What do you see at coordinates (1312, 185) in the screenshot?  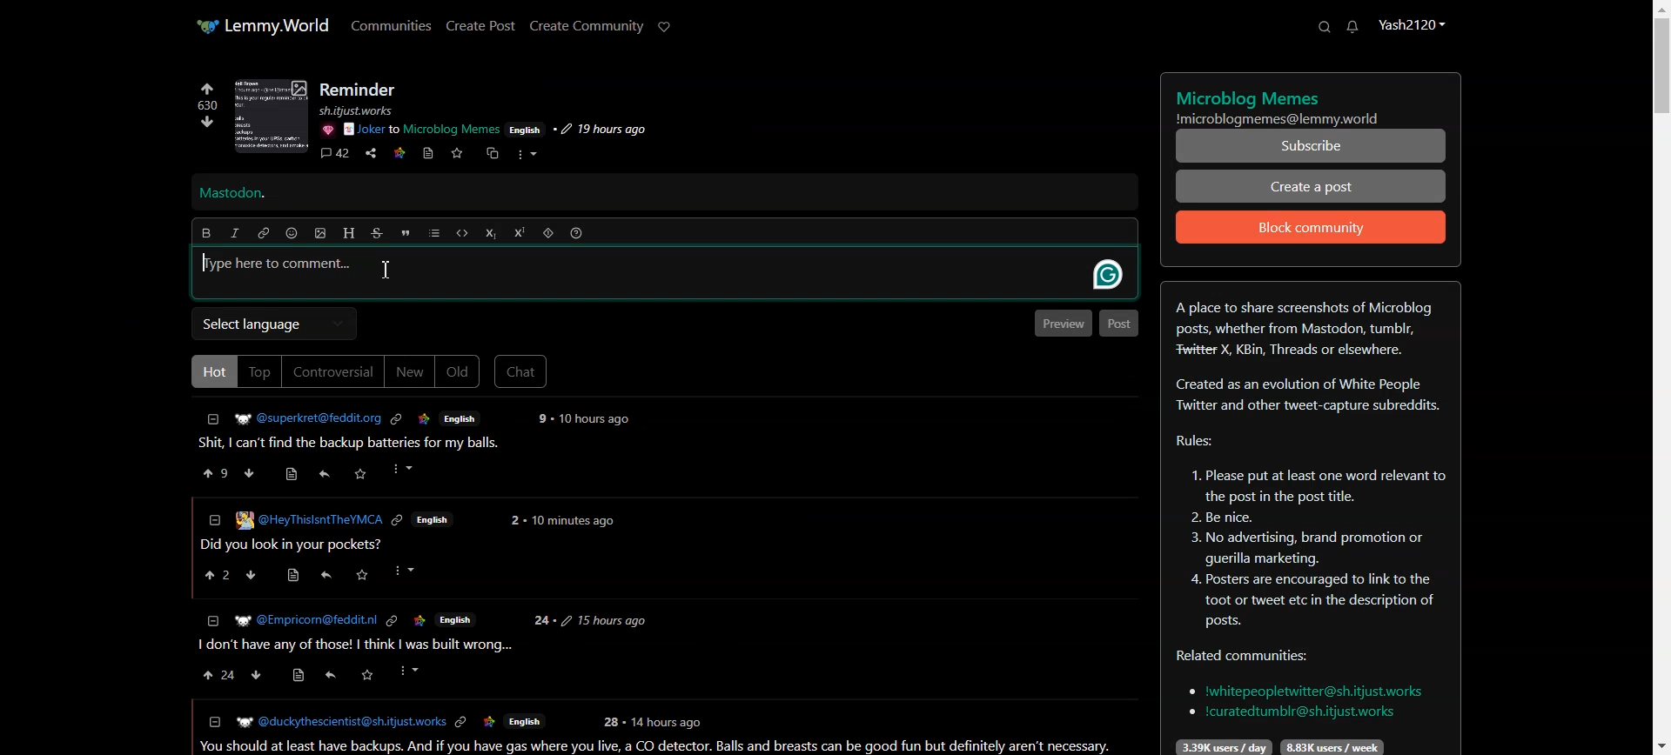 I see `Create a post` at bounding box center [1312, 185].